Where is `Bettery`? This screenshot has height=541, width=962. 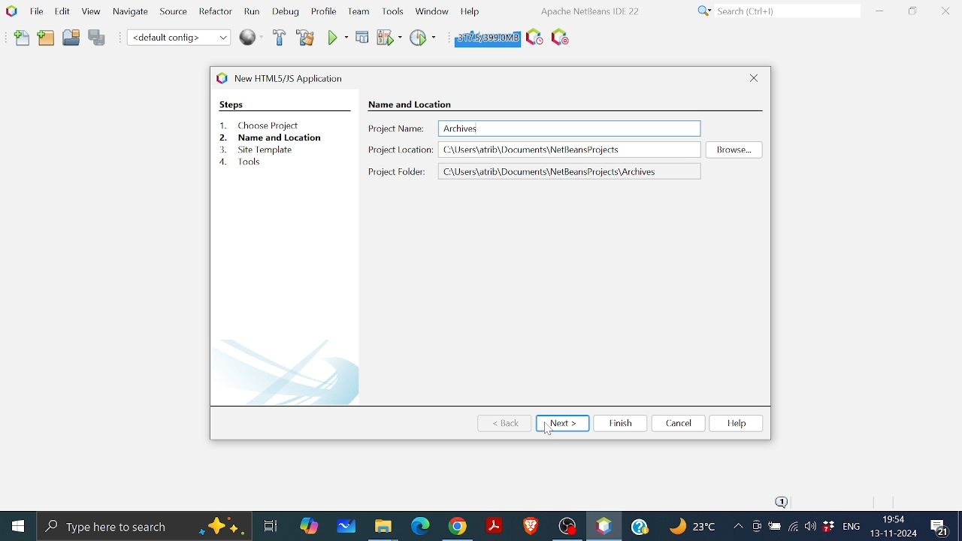
Bettery is located at coordinates (774, 527).